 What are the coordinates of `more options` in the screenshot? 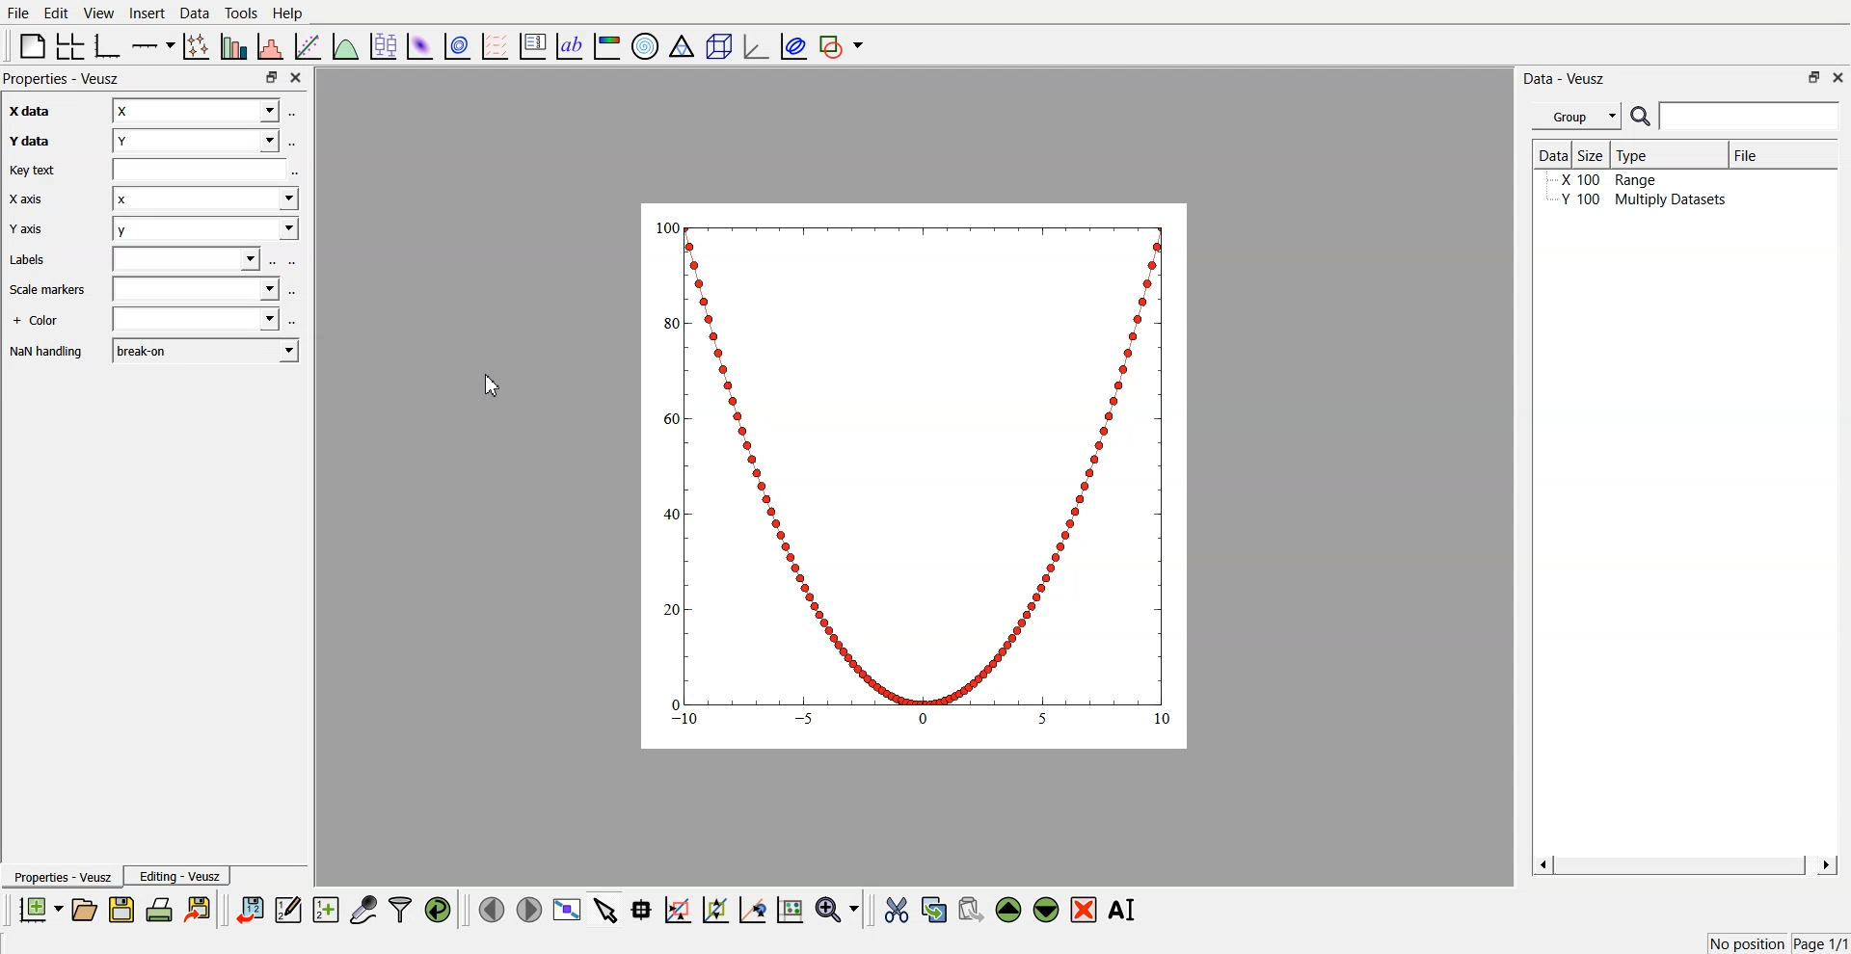 It's located at (294, 320).